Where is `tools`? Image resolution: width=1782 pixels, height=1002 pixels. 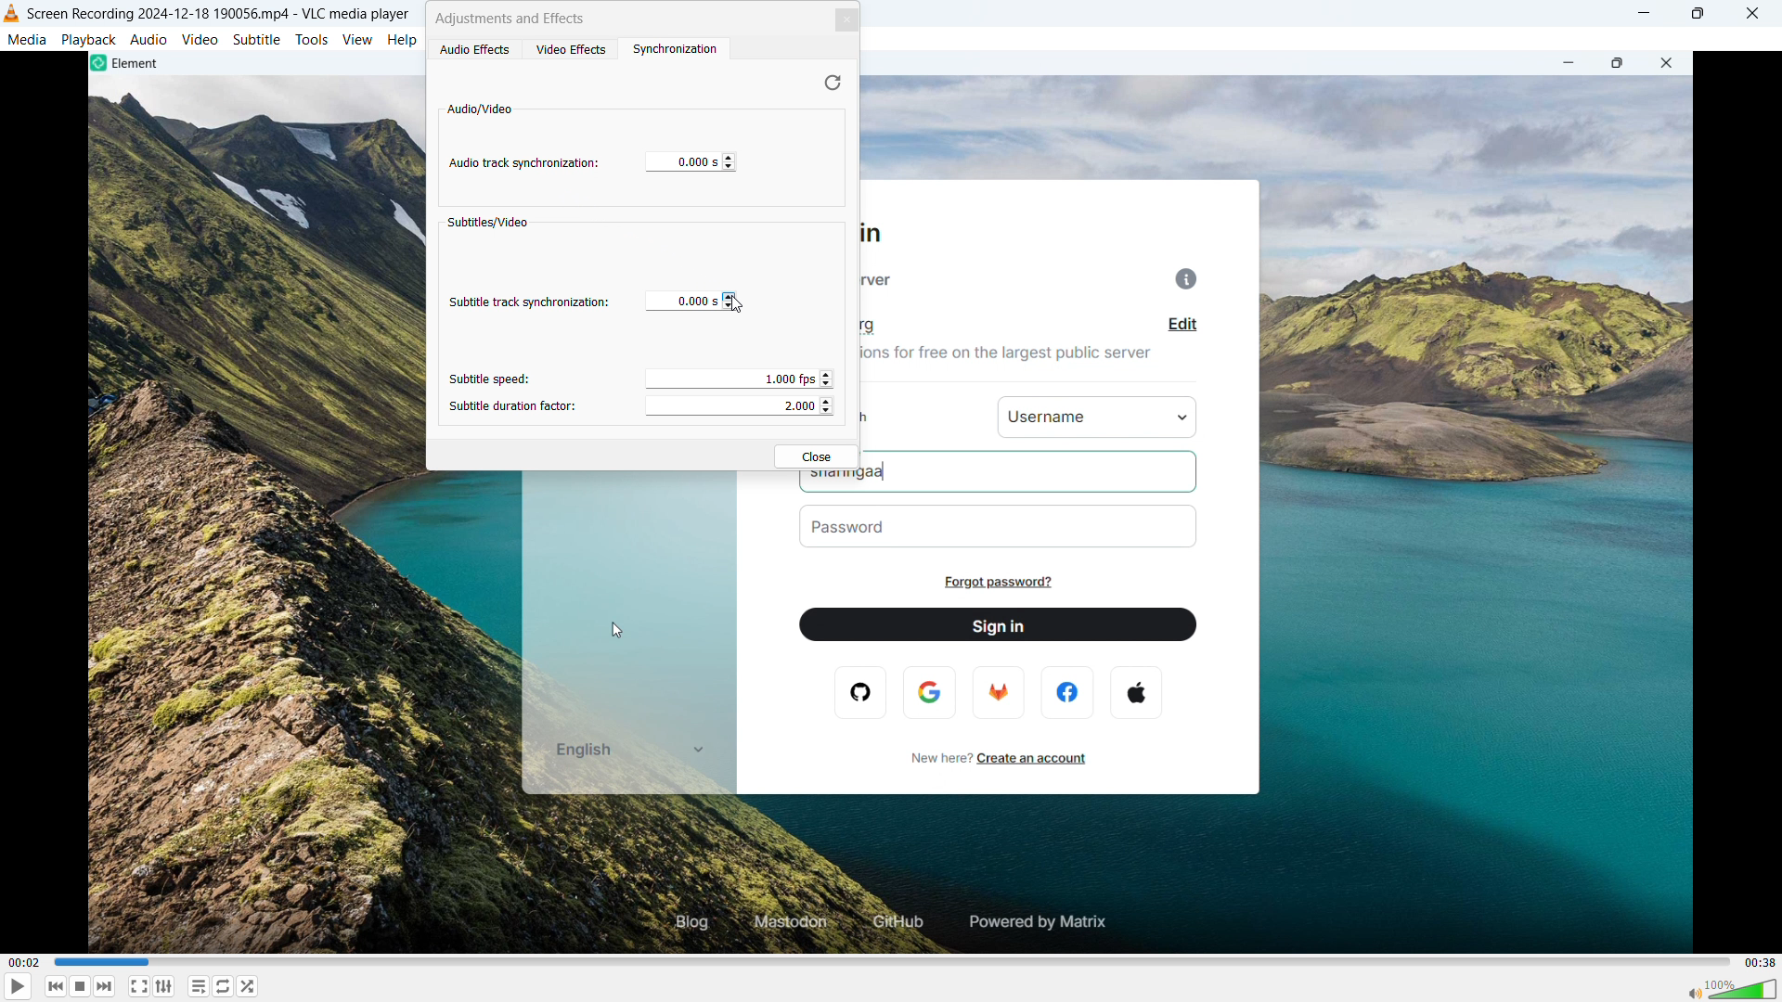 tools is located at coordinates (312, 40).